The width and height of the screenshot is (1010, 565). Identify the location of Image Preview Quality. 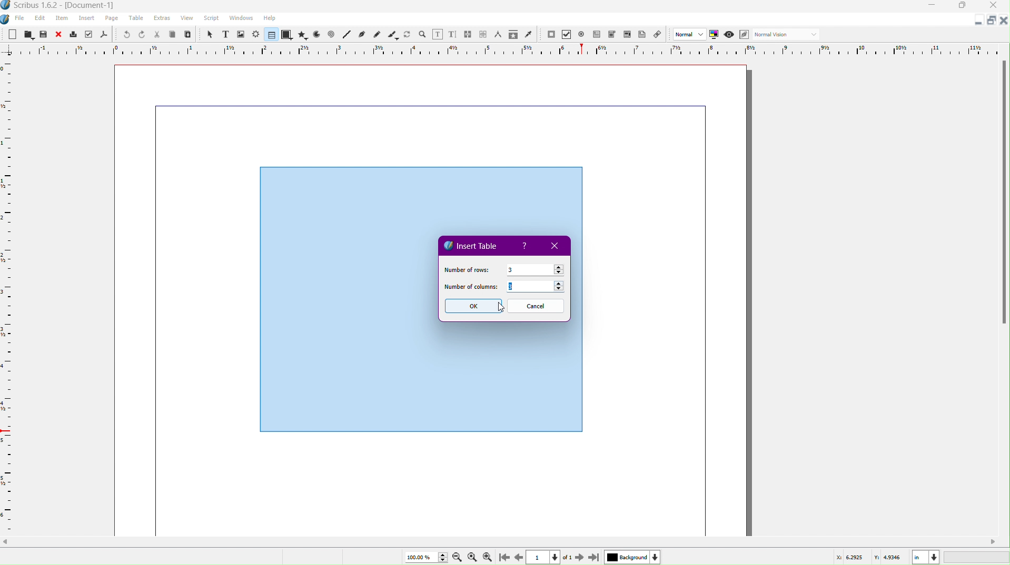
(690, 34).